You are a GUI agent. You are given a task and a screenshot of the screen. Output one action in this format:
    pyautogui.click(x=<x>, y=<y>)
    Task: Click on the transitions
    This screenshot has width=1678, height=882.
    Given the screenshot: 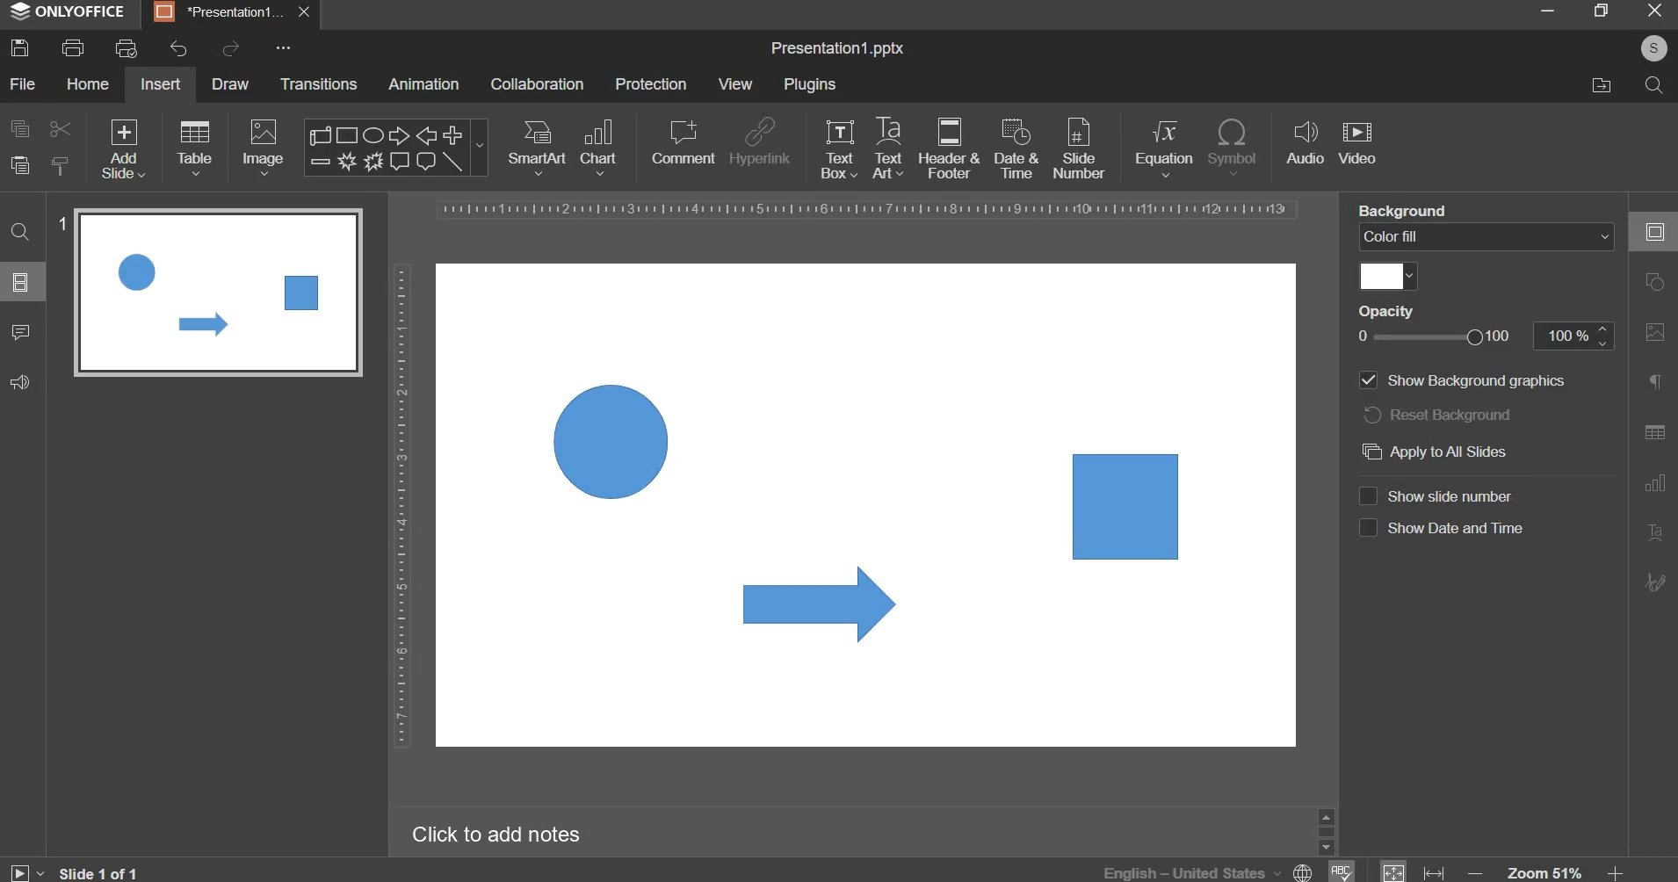 What is the action you would take?
    pyautogui.click(x=320, y=83)
    